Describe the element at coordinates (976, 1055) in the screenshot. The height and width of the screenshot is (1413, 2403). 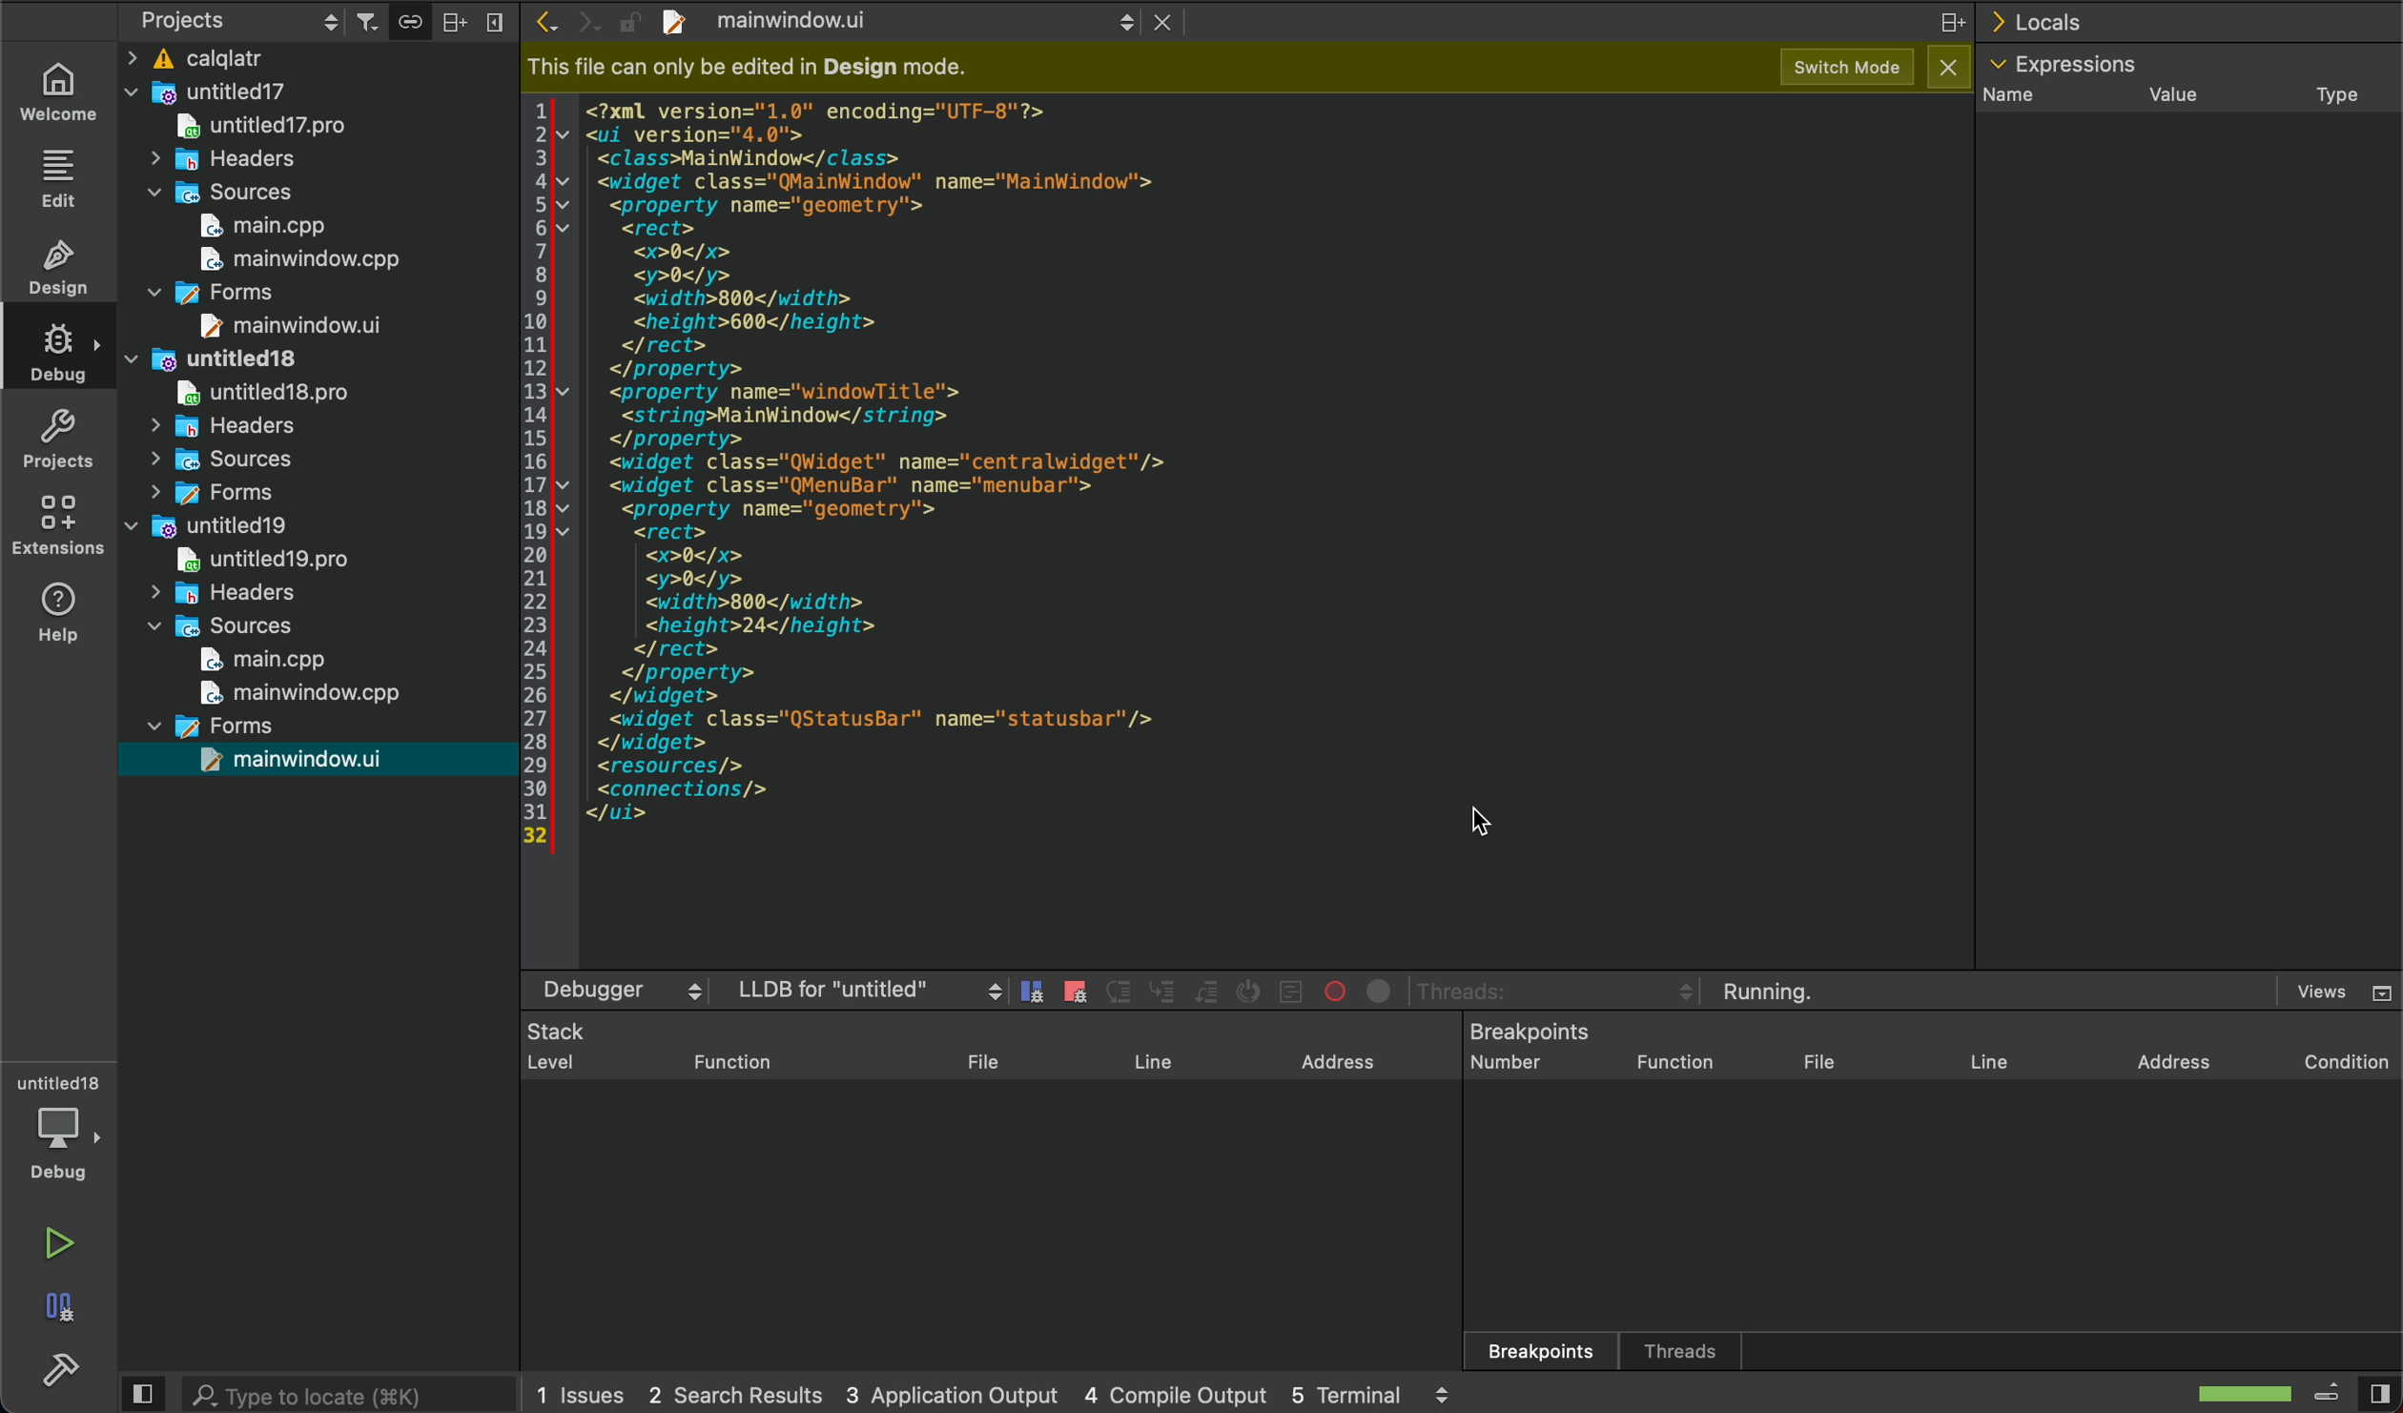
I see `File` at that location.